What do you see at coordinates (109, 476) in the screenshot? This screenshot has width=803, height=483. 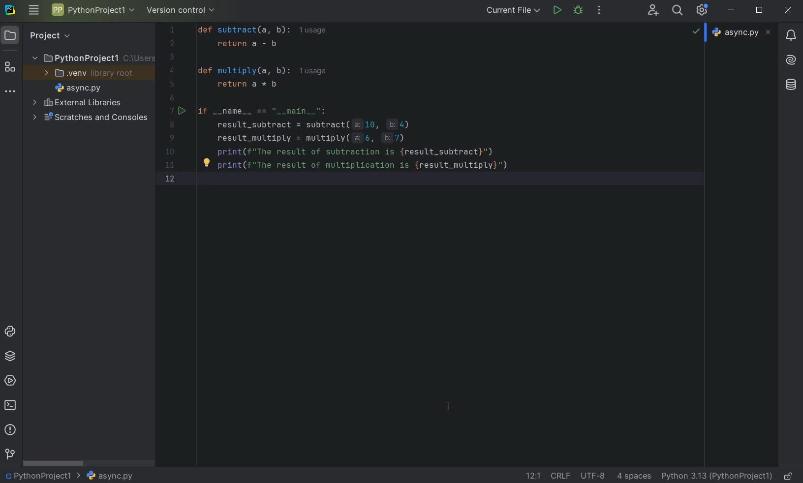 I see `FILE NAME` at bounding box center [109, 476].